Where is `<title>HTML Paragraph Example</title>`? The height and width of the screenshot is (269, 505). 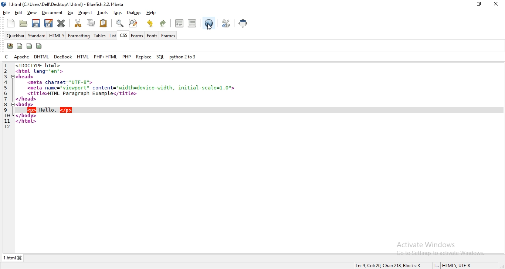 <title>HTML Paragraph Example</title> is located at coordinates (82, 93).